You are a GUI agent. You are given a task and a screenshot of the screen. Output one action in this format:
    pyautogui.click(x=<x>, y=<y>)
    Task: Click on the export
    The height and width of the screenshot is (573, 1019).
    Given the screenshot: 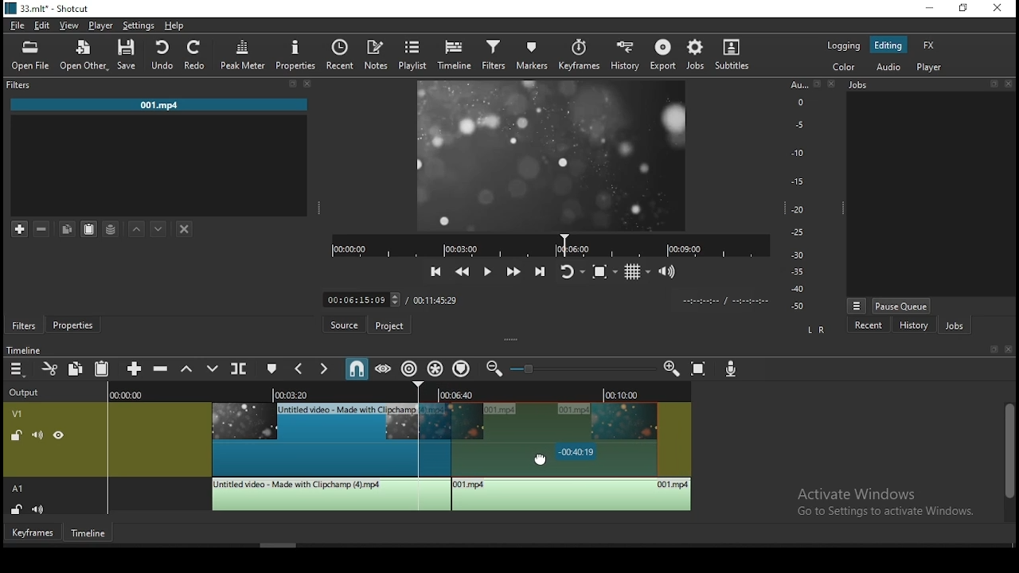 What is the action you would take?
    pyautogui.click(x=665, y=55)
    